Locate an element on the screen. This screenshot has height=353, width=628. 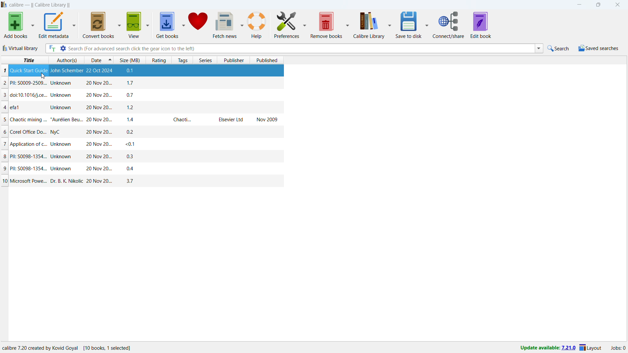
convert books options is located at coordinates (119, 25).